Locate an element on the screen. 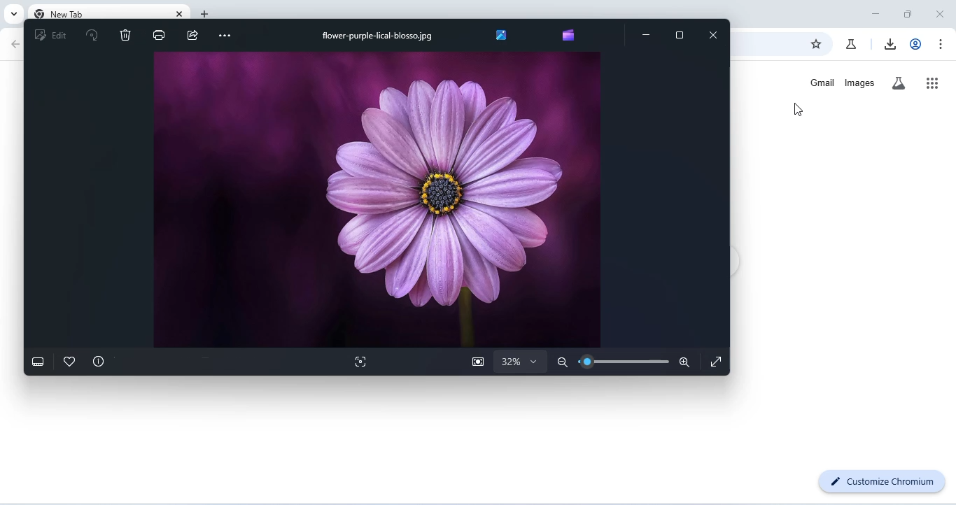 This screenshot has height=505, width=956. maximize is located at coordinates (679, 35).